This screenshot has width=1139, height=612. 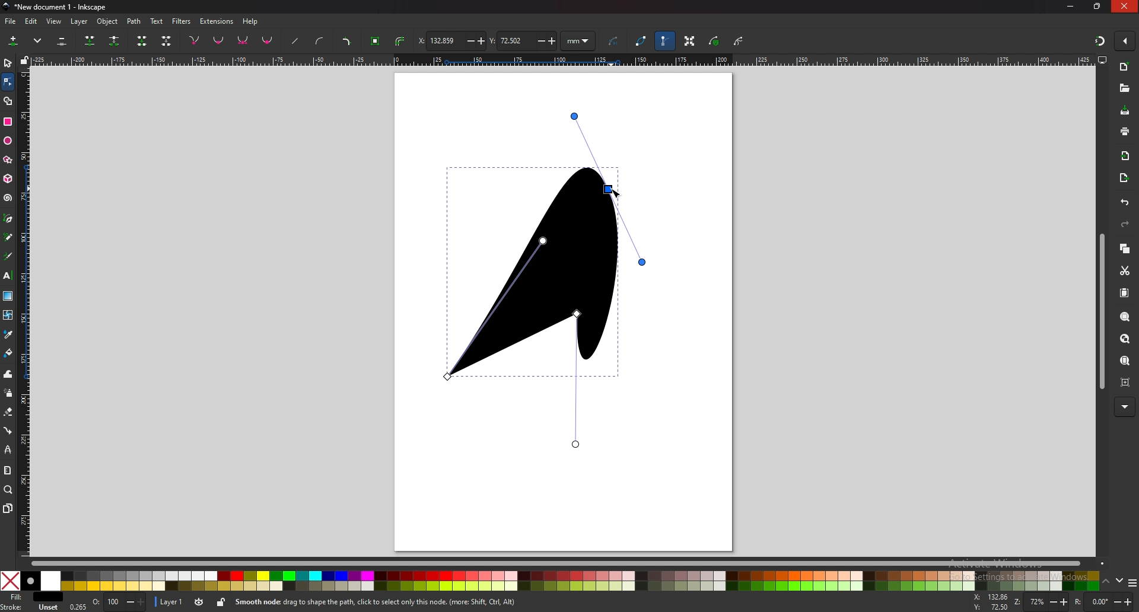 I want to click on show clipping path, so click(x=739, y=41).